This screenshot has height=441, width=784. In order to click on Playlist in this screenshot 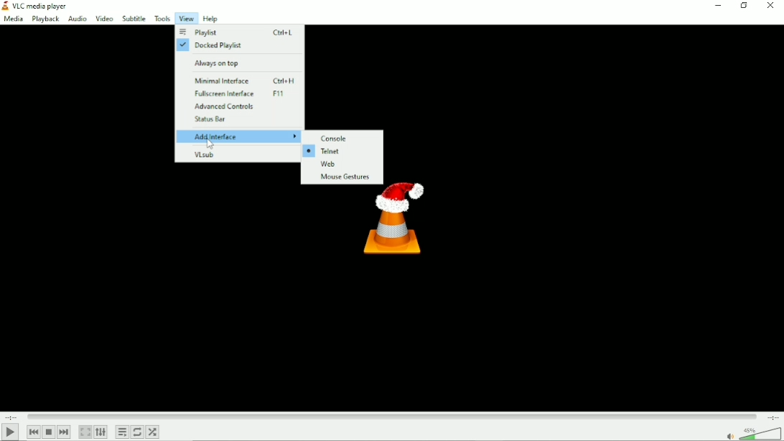, I will do `click(237, 33)`.